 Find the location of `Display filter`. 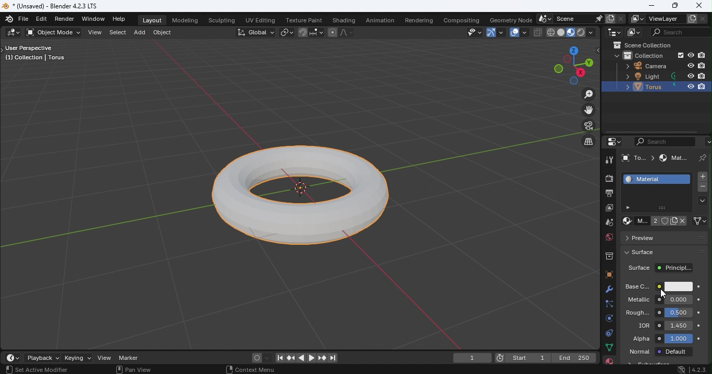

Display filter is located at coordinates (681, 32).